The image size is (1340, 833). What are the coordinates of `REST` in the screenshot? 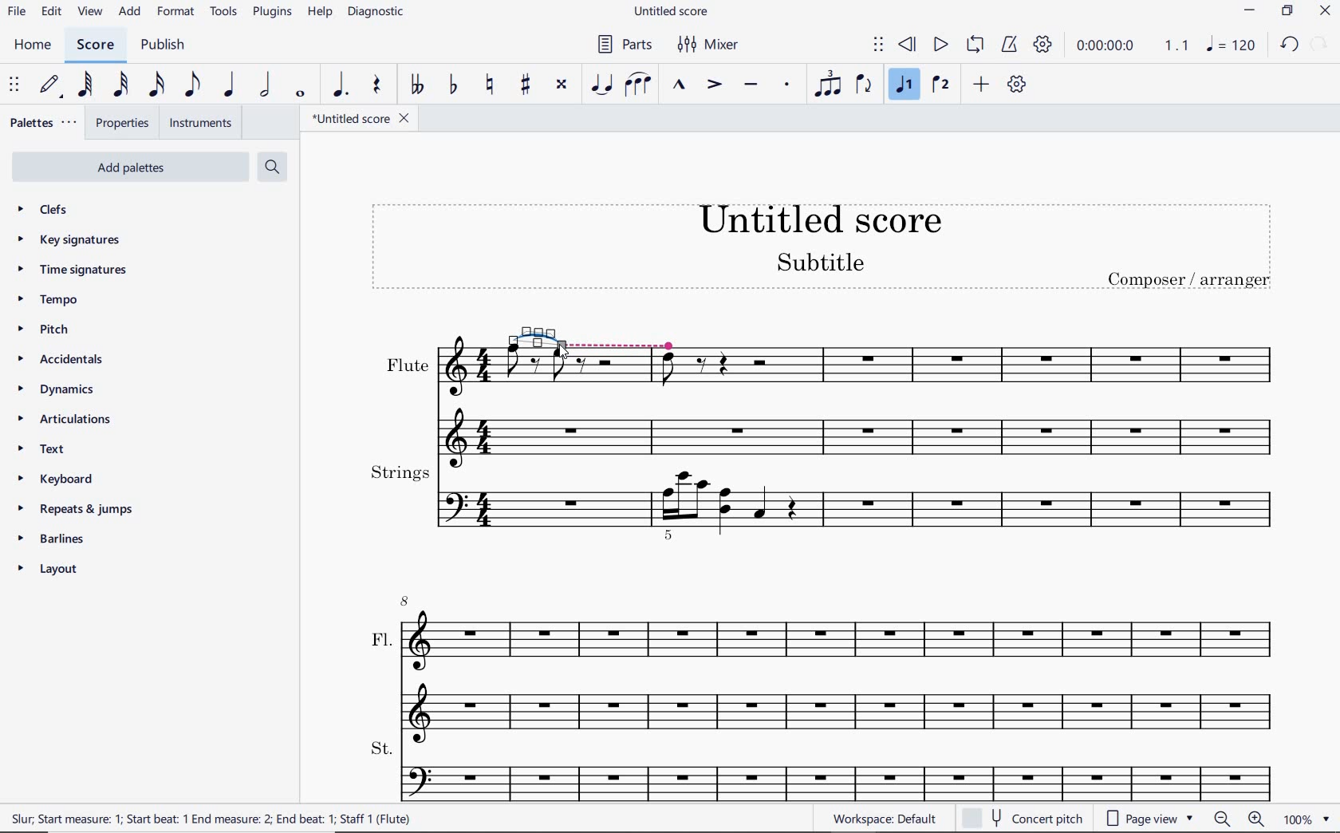 It's located at (377, 85).